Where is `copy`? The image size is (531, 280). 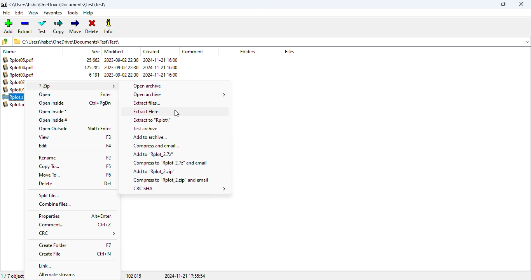 copy is located at coordinates (58, 27).